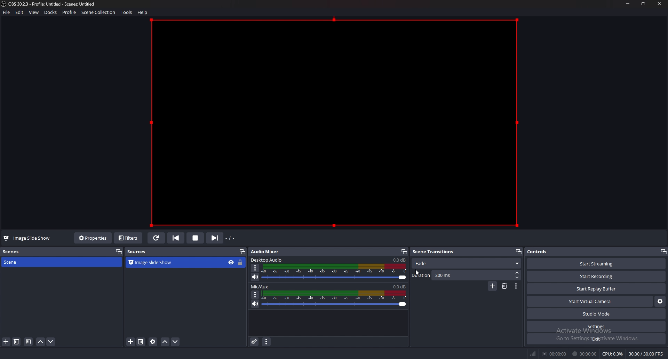  What do you see at coordinates (517, 278) in the screenshot?
I see `decrease duration` at bounding box center [517, 278].